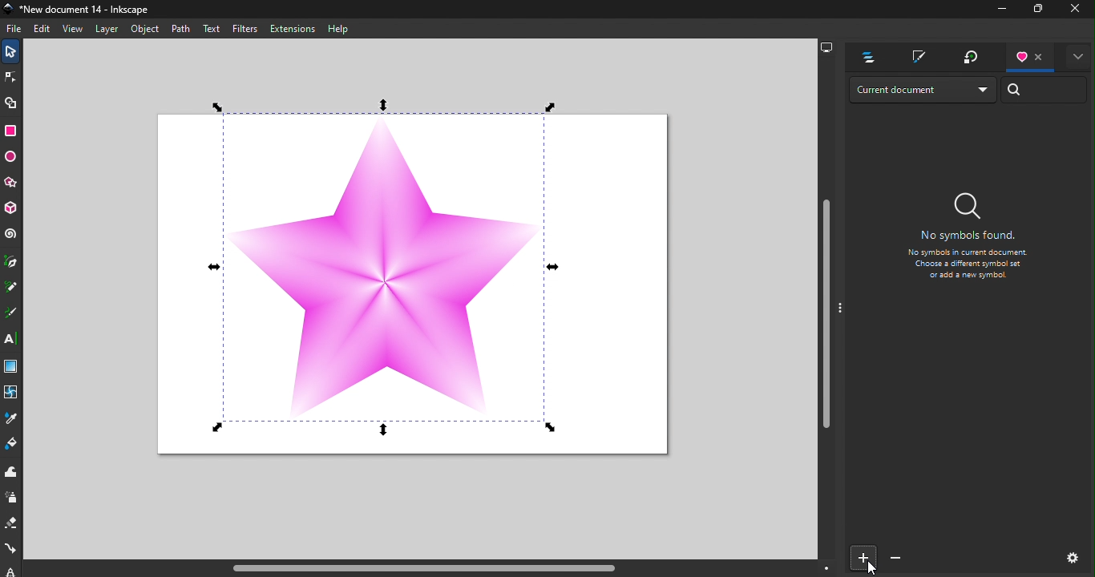 The width and height of the screenshot is (1095, 577). What do you see at coordinates (1037, 55) in the screenshot?
I see `Close tab` at bounding box center [1037, 55].